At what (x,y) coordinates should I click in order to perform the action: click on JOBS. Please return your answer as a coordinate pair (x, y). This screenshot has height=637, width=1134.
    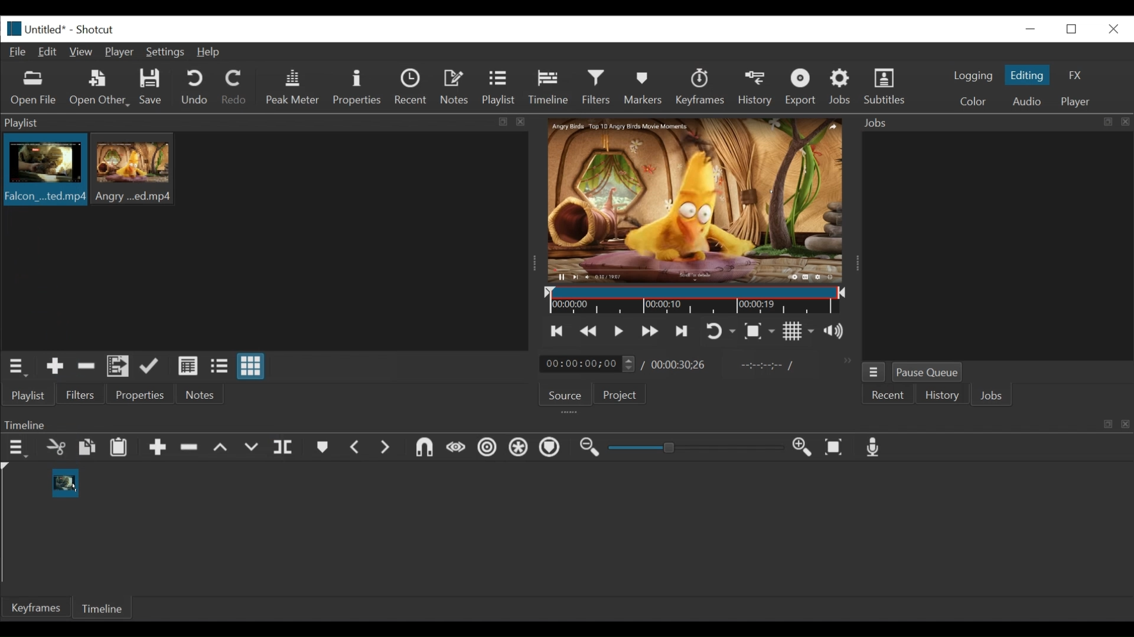
    Looking at the image, I should click on (993, 397).